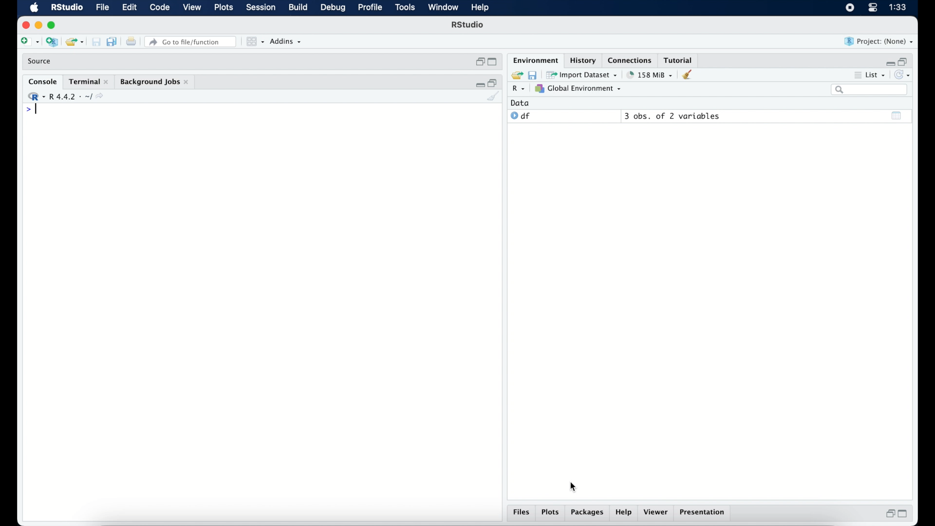 This screenshot has height=526, width=935. What do you see at coordinates (480, 8) in the screenshot?
I see `help` at bounding box center [480, 8].